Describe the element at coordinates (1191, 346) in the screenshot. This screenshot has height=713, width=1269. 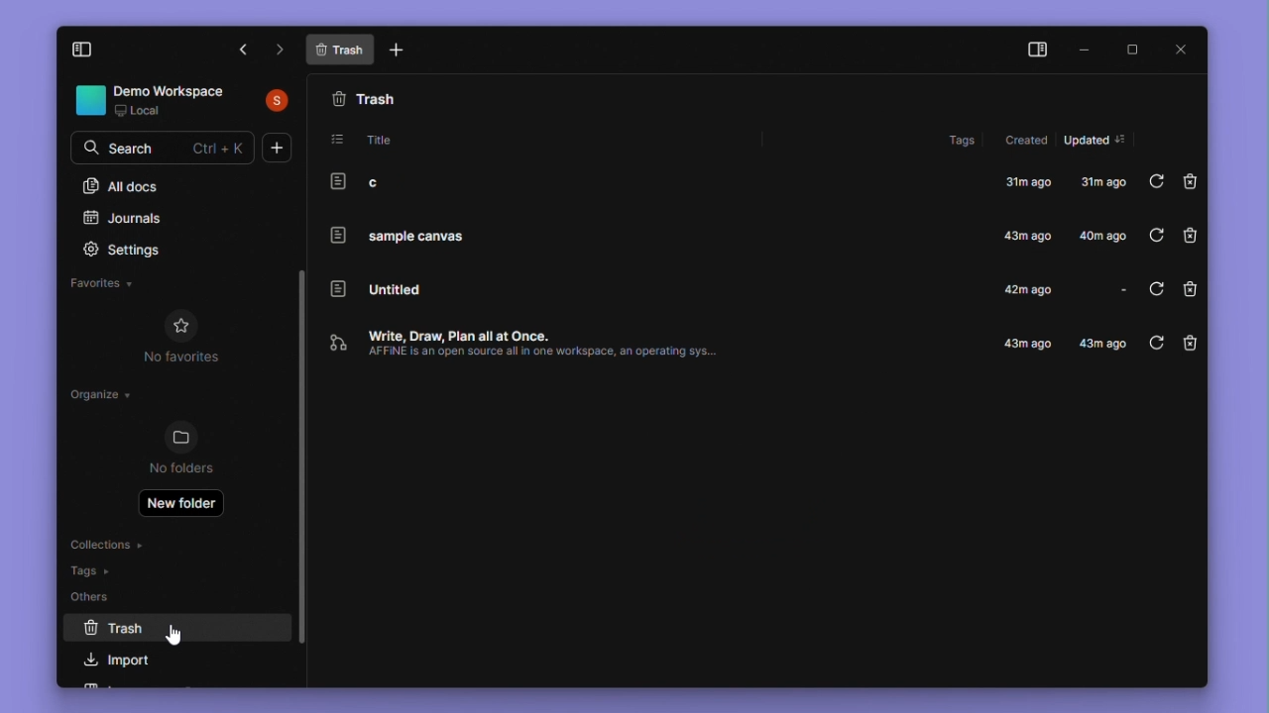
I see `delete forever` at that location.